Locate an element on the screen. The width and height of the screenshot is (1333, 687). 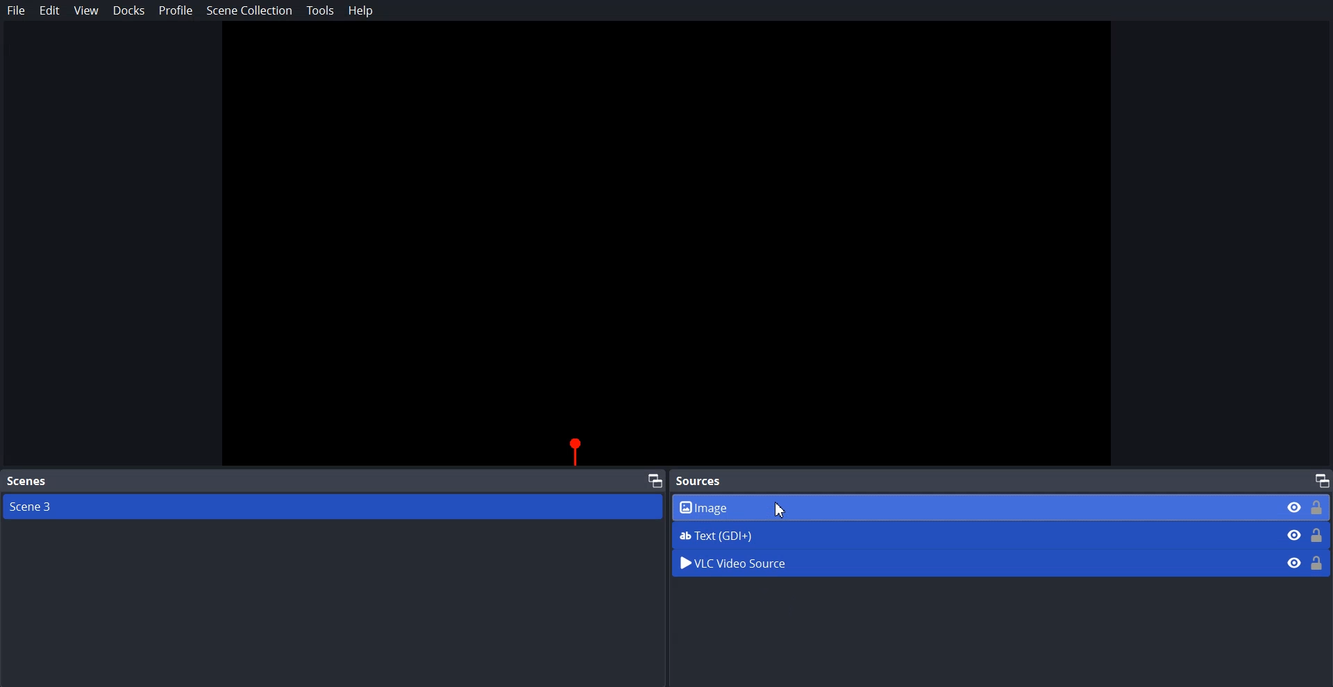
View is located at coordinates (86, 11).